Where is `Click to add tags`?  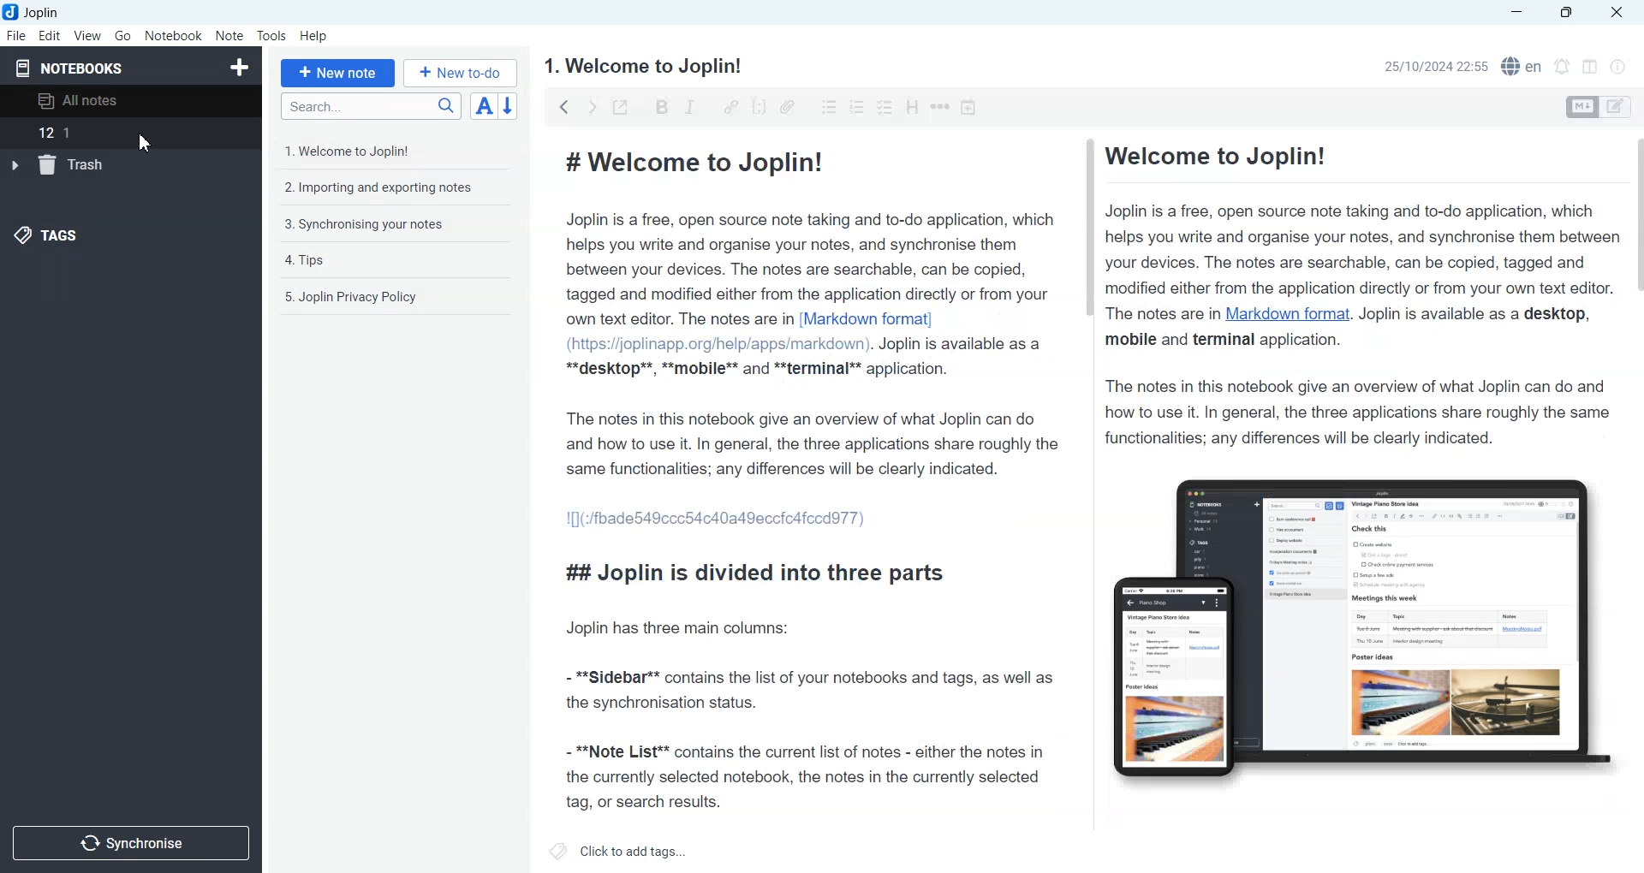 Click to add tags is located at coordinates (619, 851).